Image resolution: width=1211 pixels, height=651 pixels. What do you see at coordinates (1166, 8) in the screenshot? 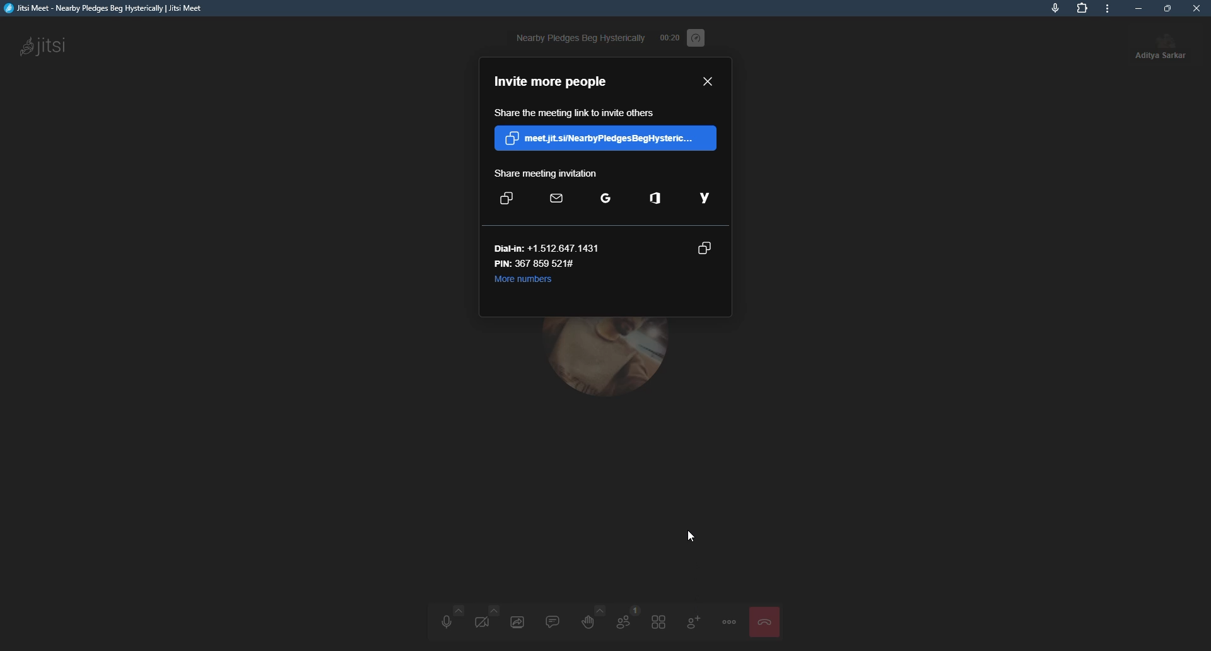
I see `maximize` at bounding box center [1166, 8].